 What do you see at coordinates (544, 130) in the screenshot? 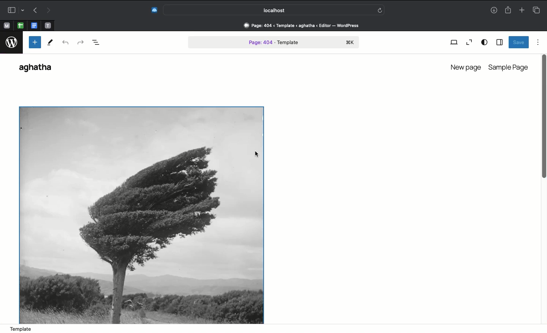
I see `Scrollbar` at bounding box center [544, 130].